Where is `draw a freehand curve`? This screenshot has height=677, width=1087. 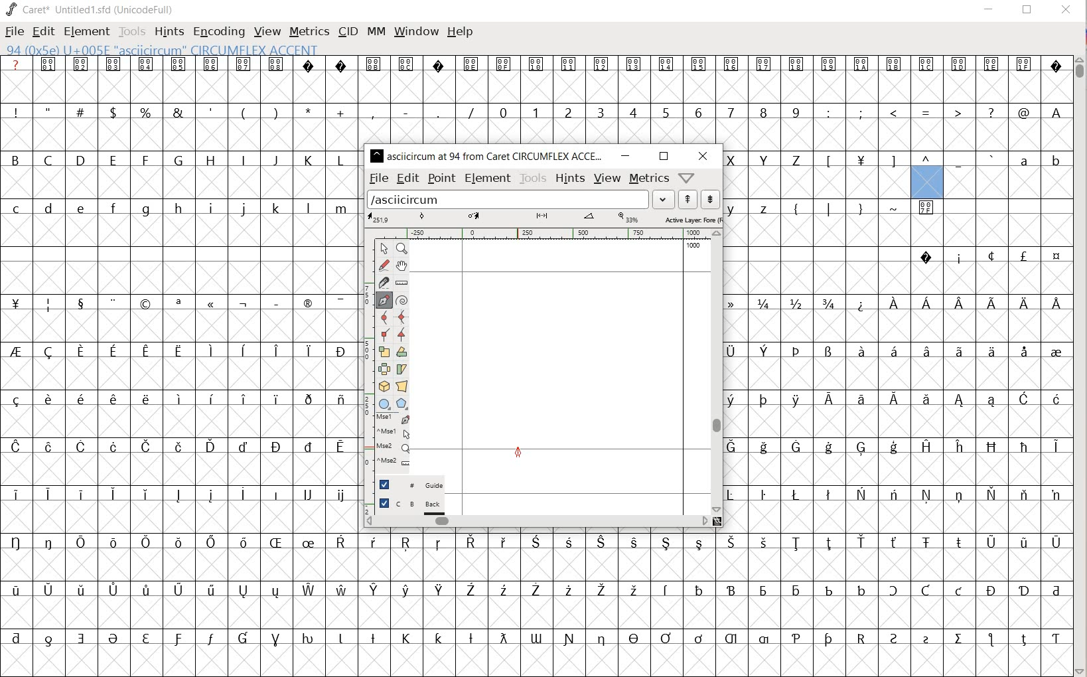 draw a freehand curve is located at coordinates (384, 265).